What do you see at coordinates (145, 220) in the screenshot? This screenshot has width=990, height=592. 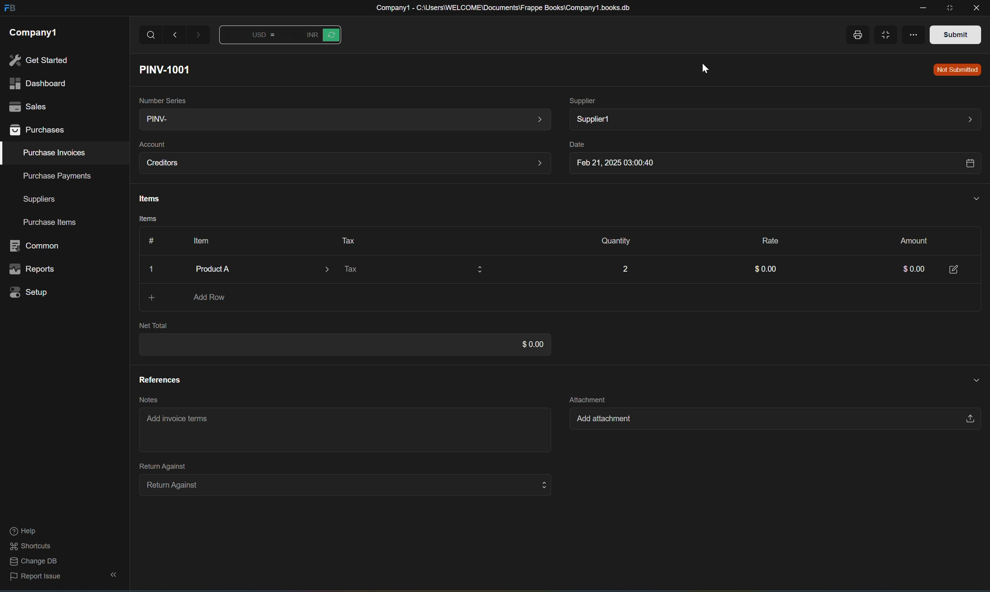 I see `Items` at bounding box center [145, 220].